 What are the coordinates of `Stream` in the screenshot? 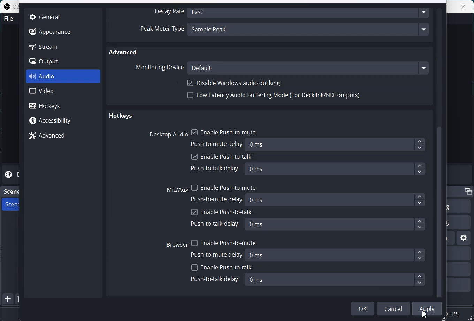 It's located at (49, 46).